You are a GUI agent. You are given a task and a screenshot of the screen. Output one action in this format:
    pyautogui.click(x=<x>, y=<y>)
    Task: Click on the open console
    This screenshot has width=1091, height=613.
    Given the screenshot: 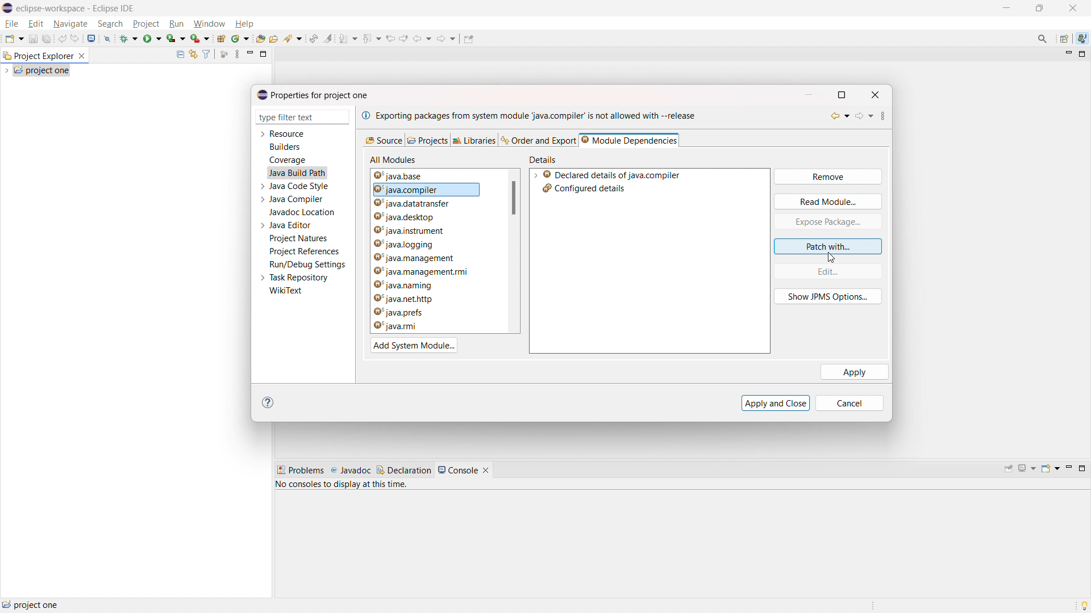 What is the action you would take?
    pyautogui.click(x=1050, y=468)
    